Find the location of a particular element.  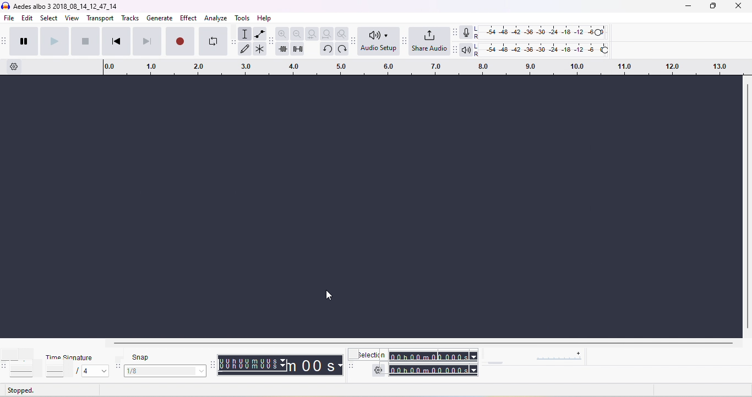

playback meter is located at coordinates (467, 50).